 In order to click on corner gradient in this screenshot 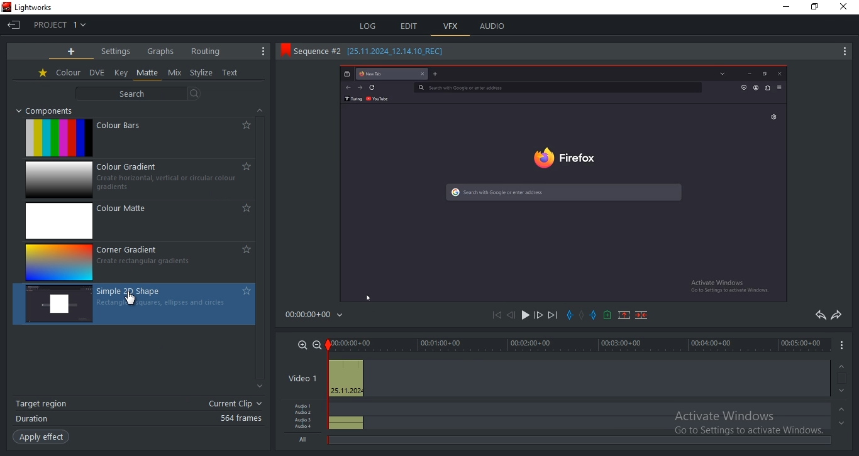, I will do `click(140, 261)`.